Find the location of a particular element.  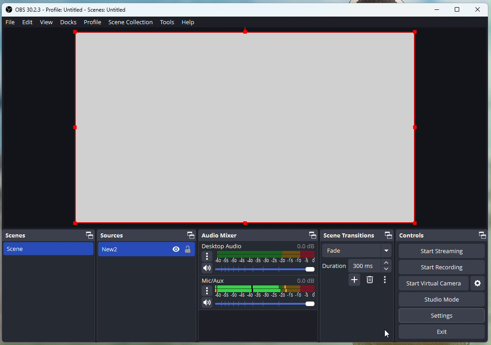

More options is located at coordinates (387, 250).